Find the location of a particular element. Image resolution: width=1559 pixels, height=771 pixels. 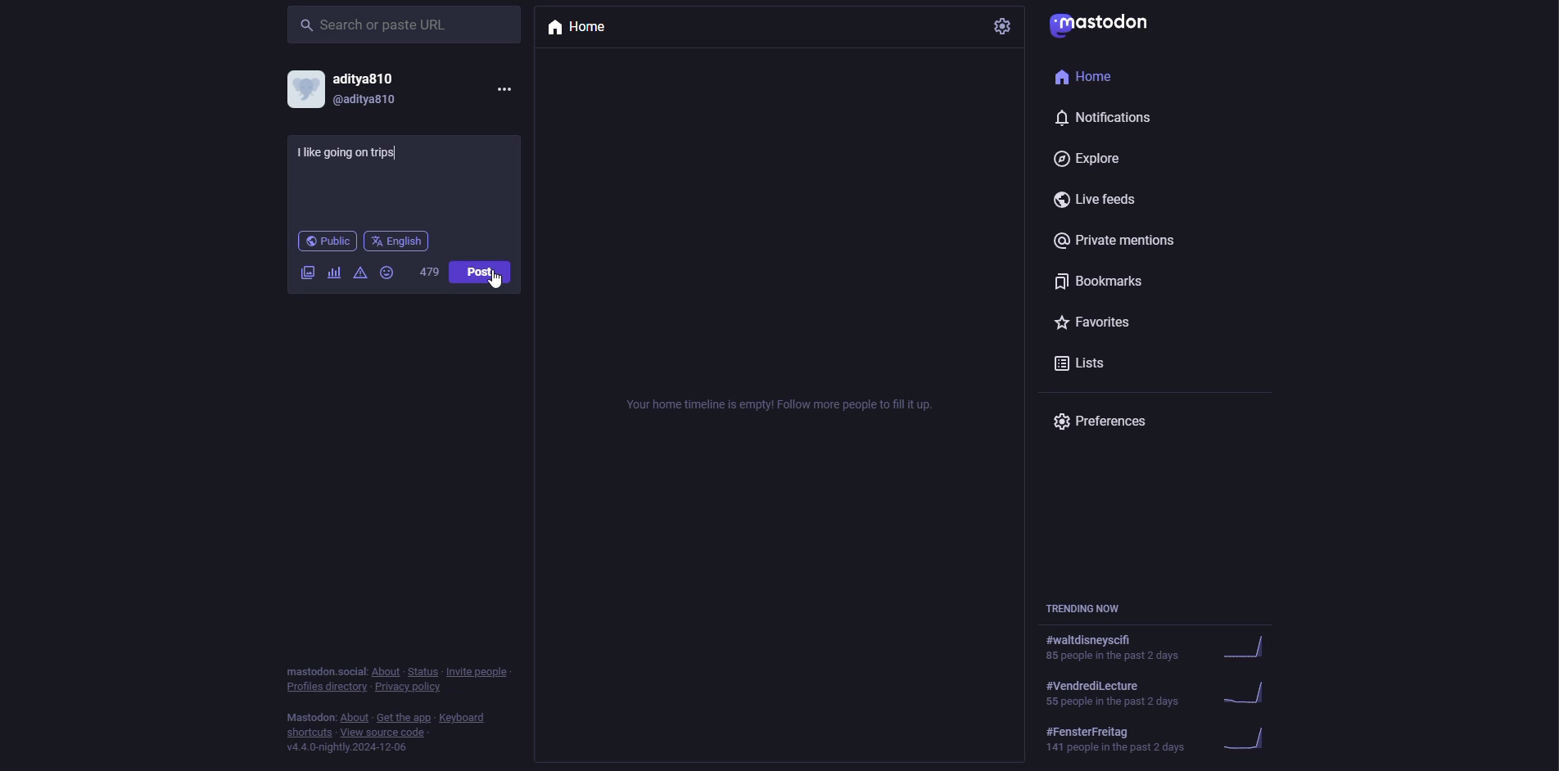

notifications is located at coordinates (1113, 119).